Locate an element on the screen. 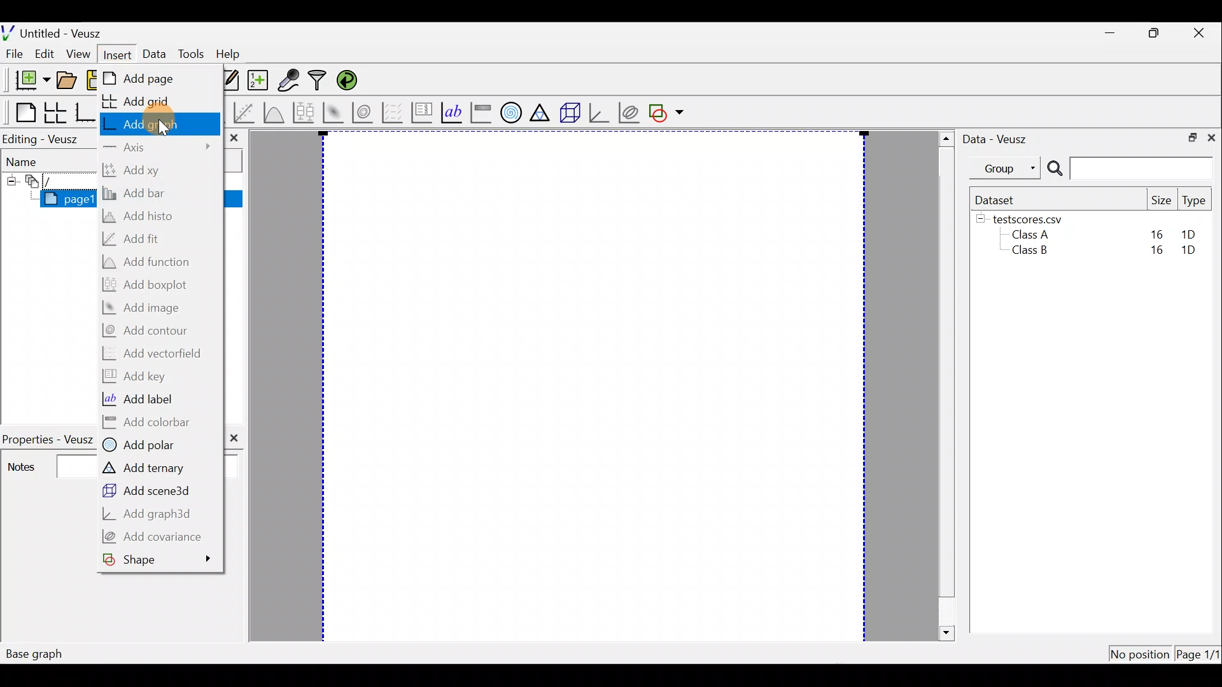  Add image is located at coordinates (146, 308).